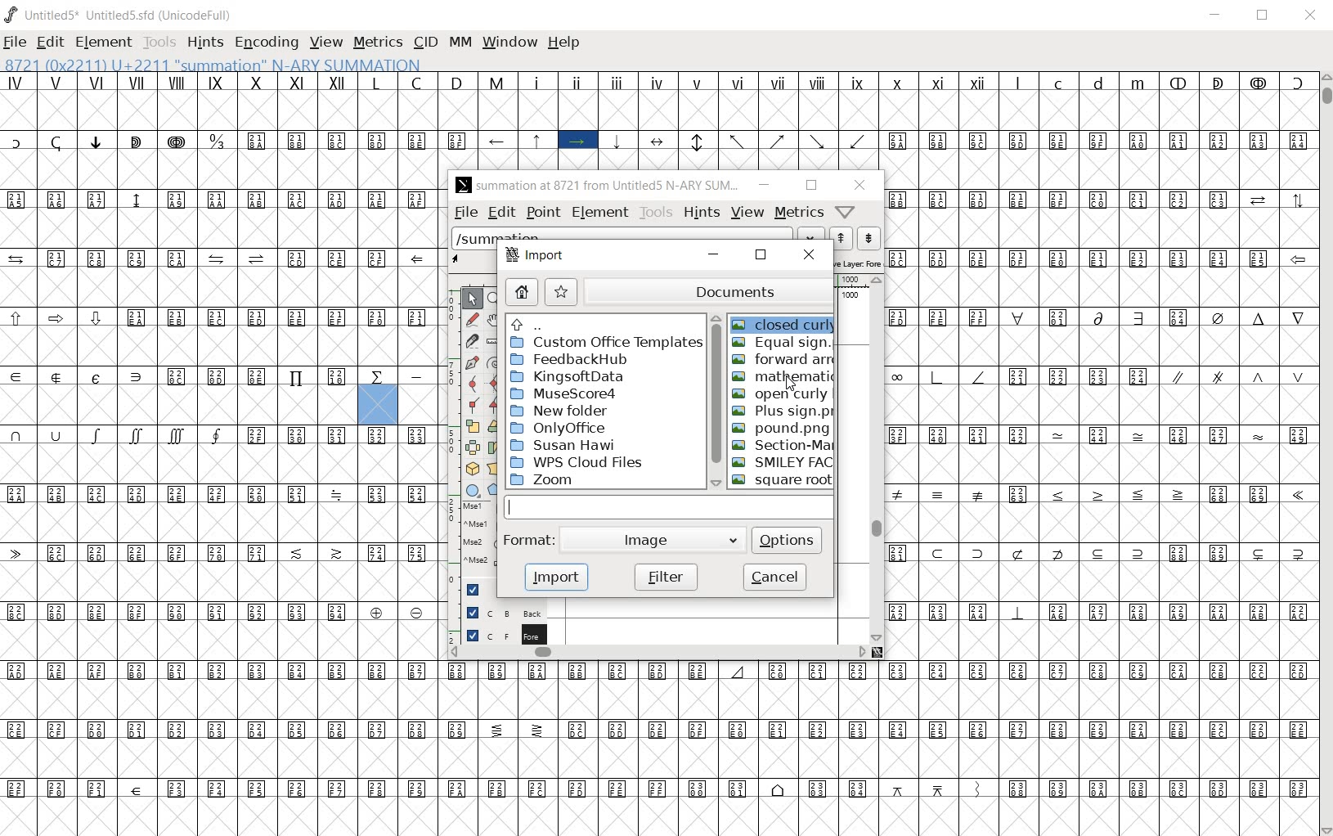 This screenshot has height=836, width=1333. Describe the element at coordinates (529, 538) in the screenshot. I see `format` at that location.